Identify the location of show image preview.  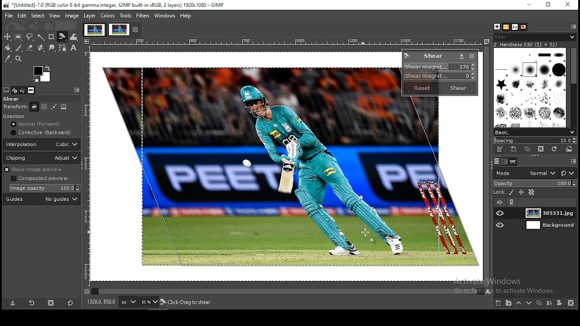
(40, 170).